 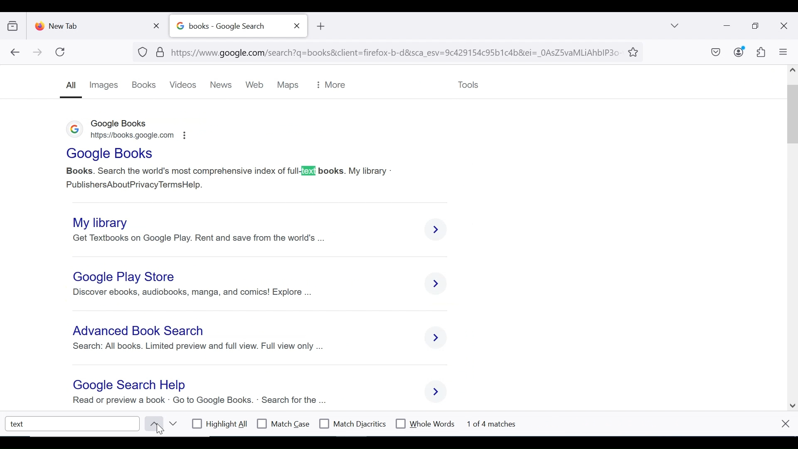 I want to click on tools, so click(x=468, y=83).